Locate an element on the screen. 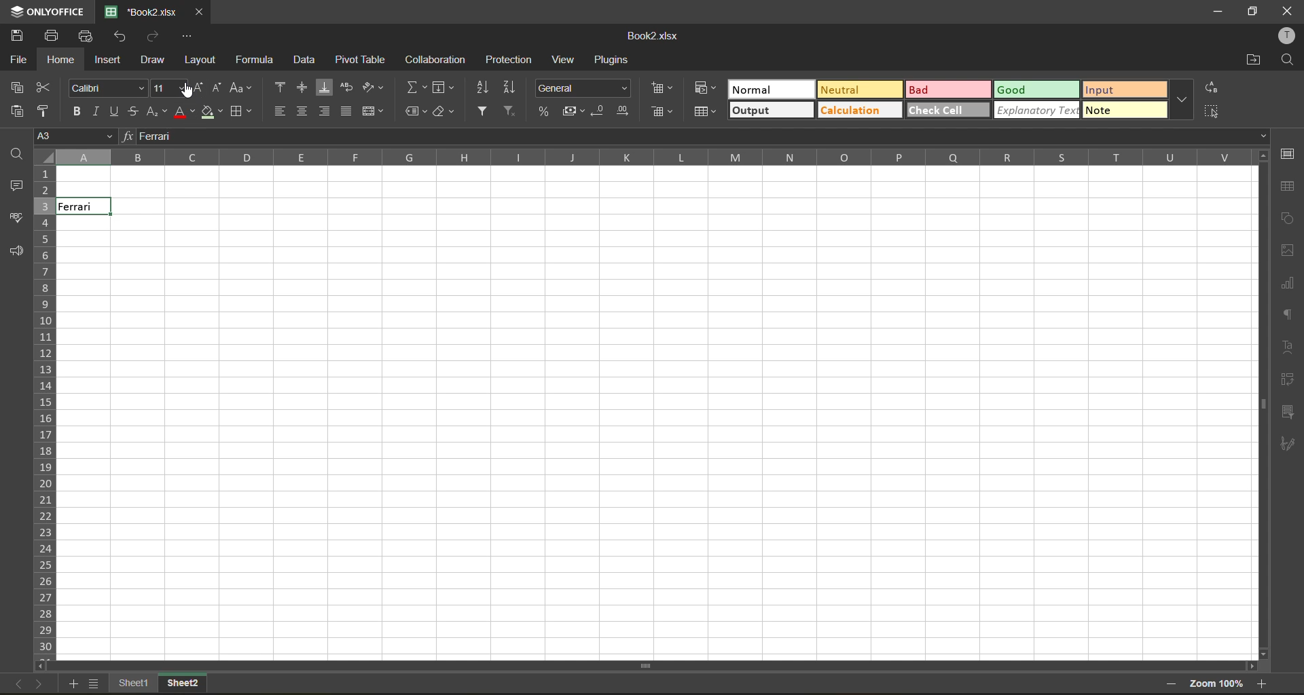  italic is located at coordinates (98, 111).